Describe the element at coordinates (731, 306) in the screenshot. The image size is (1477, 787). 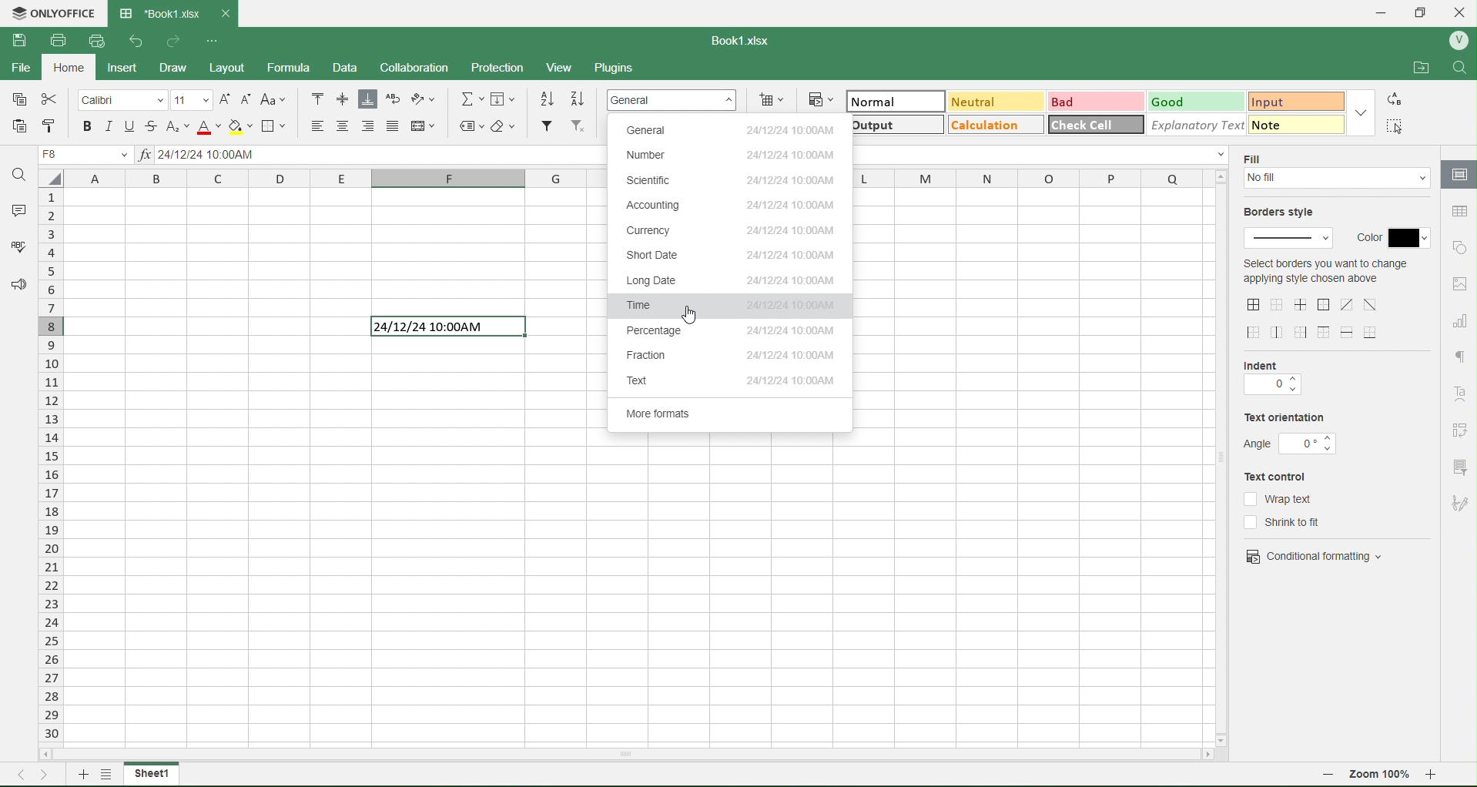
I see `Time` at that location.